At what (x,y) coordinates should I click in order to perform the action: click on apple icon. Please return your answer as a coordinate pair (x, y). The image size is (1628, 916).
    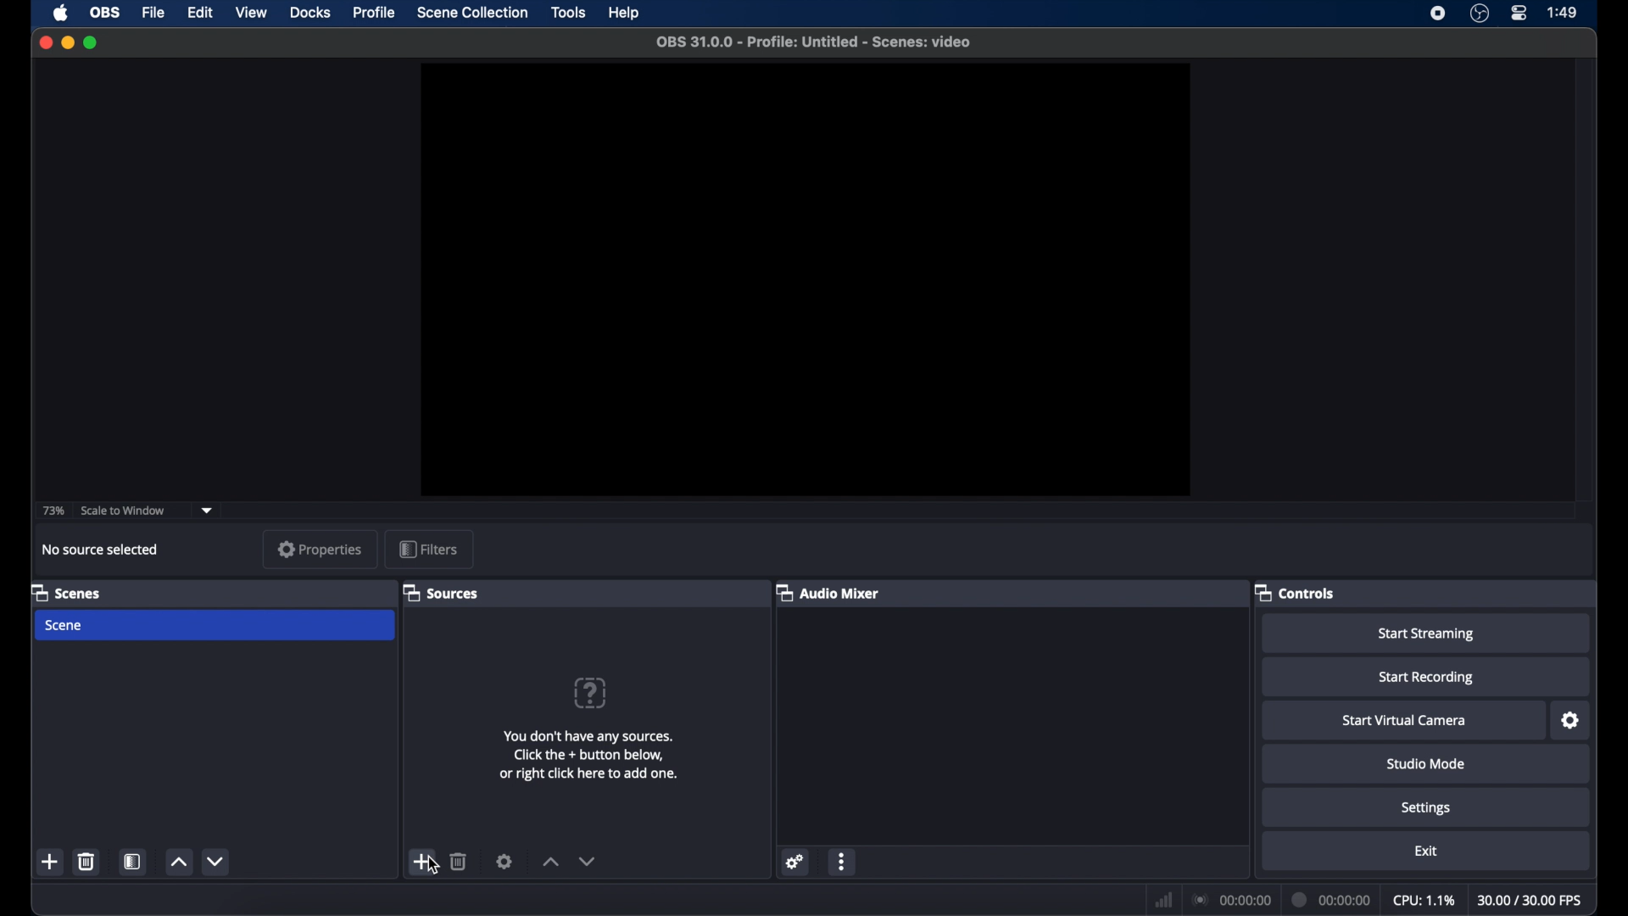
    Looking at the image, I should click on (60, 14).